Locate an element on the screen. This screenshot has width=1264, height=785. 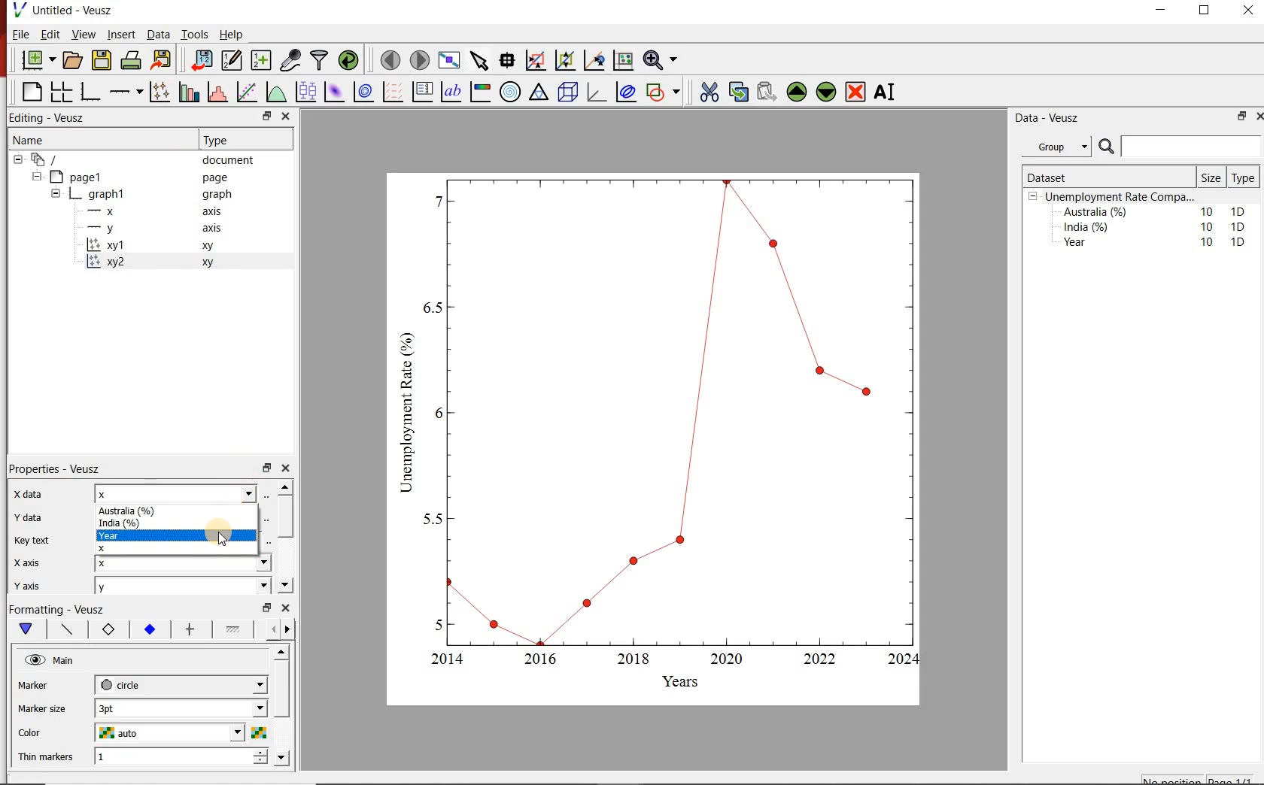
page1 page is located at coordinates (144, 177).